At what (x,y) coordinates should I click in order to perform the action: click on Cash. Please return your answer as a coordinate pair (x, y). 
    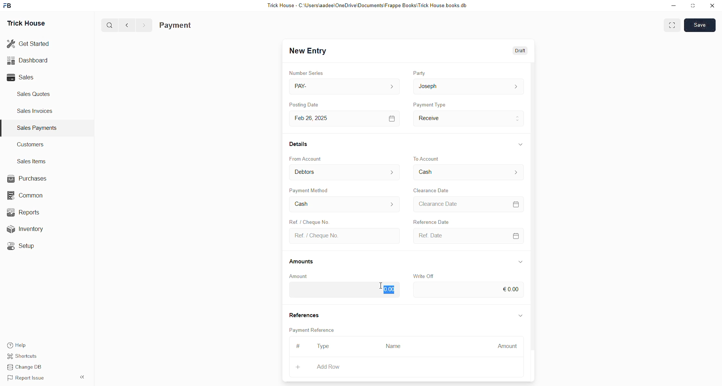
    Looking at the image, I should click on (345, 204).